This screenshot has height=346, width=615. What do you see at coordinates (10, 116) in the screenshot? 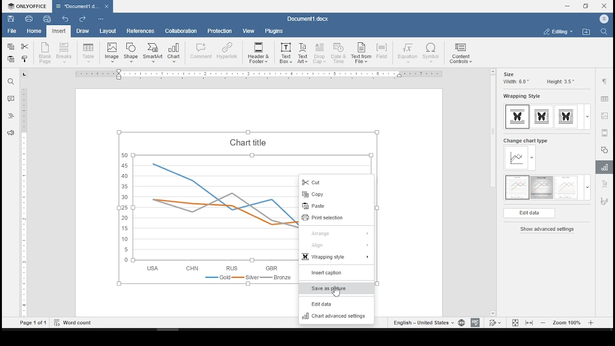
I see `headings` at bounding box center [10, 116].